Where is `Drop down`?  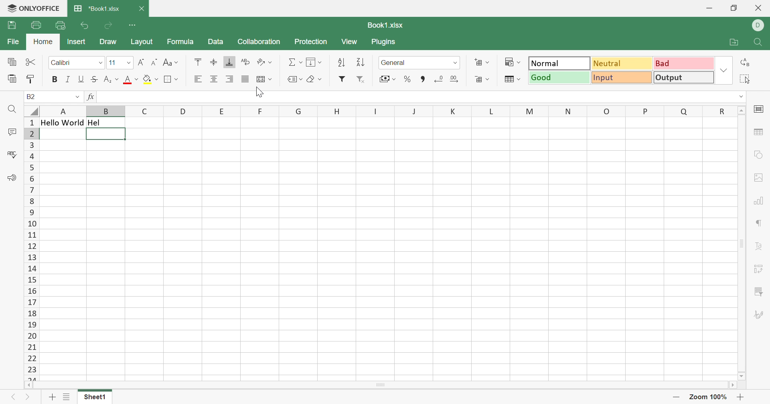 Drop down is located at coordinates (725, 71).